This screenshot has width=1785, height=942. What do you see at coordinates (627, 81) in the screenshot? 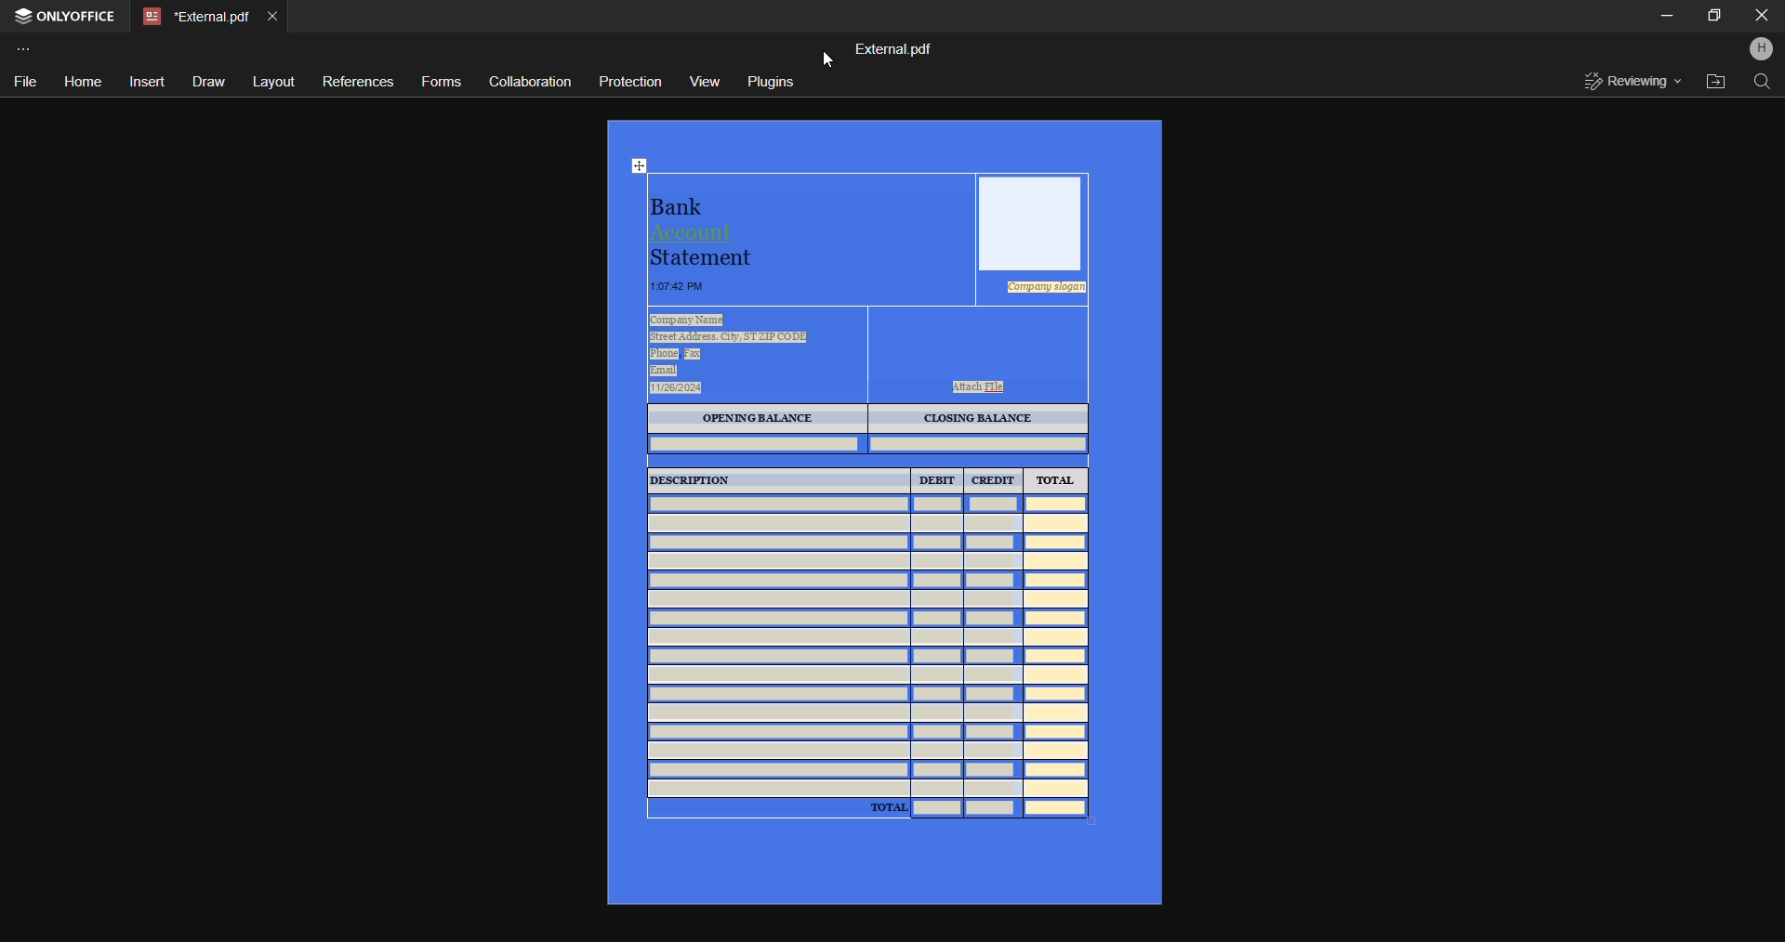
I see `Protection` at bounding box center [627, 81].